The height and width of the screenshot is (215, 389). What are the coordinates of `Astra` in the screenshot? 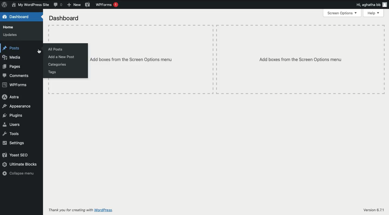 It's located at (11, 97).